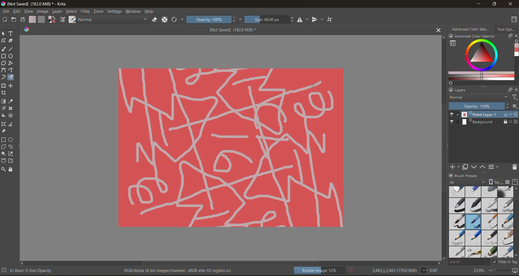  I want to click on lock docker, so click(452, 175).